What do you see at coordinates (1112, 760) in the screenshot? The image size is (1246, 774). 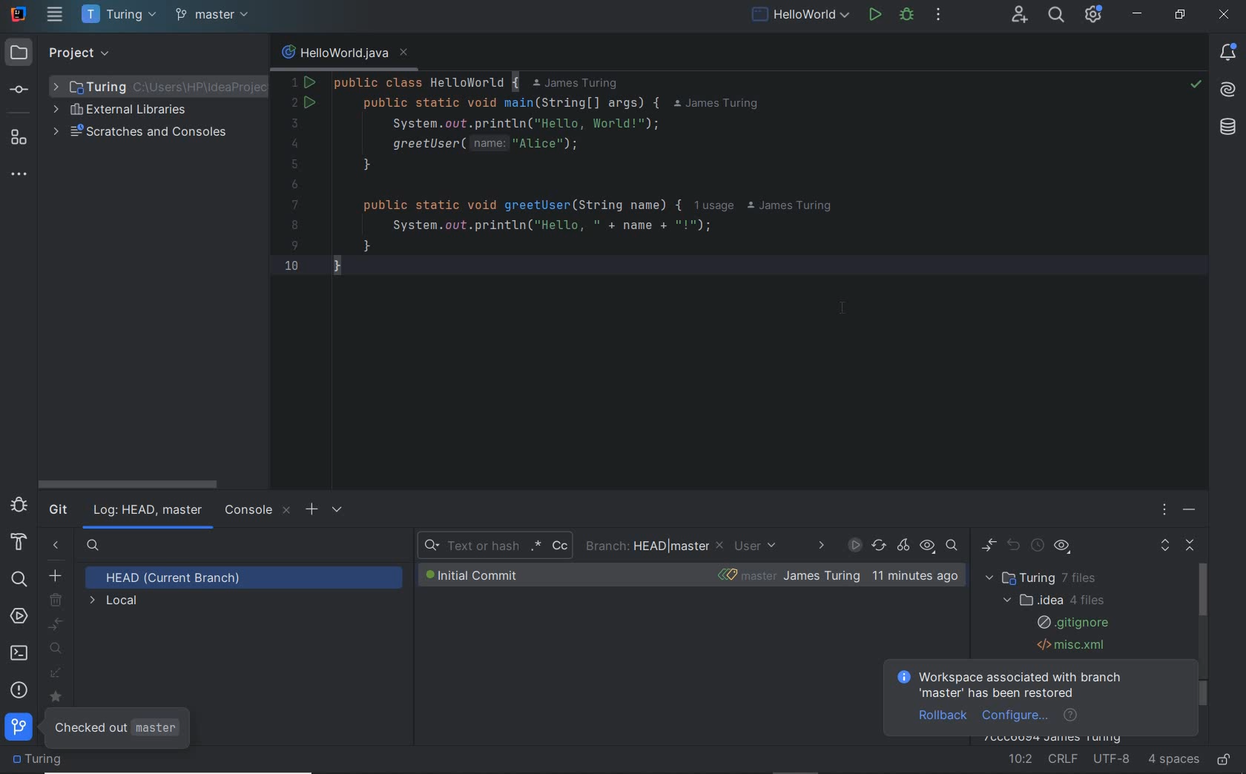 I see `file encoding` at bounding box center [1112, 760].